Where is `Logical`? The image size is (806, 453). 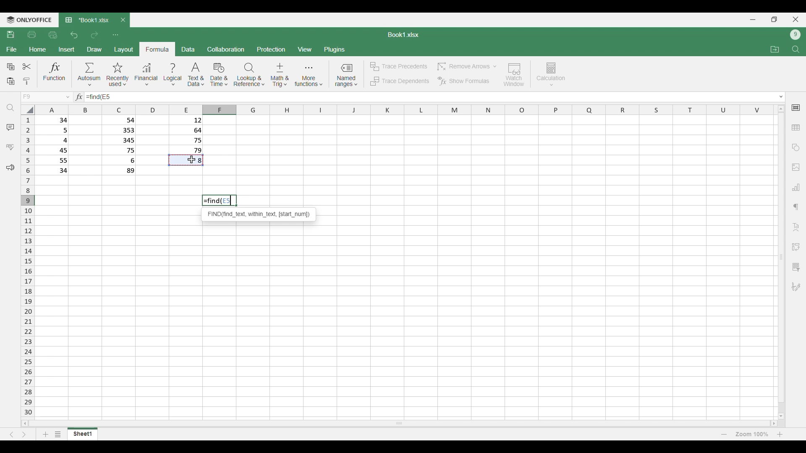 Logical is located at coordinates (173, 75).